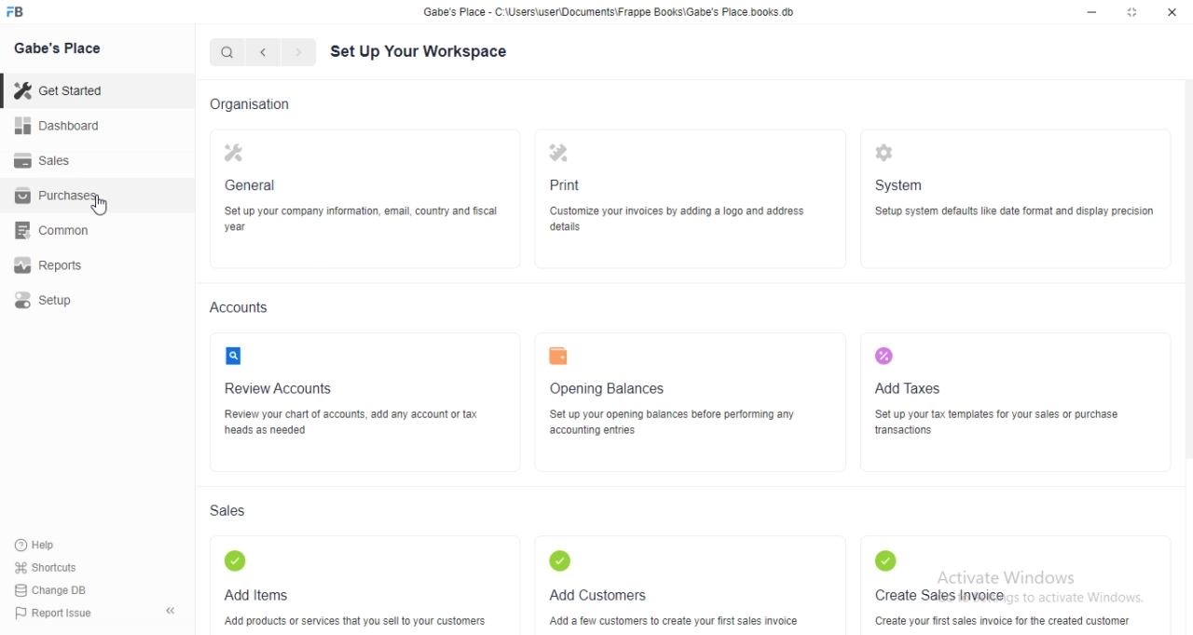 This screenshot has width=1193, height=635. I want to click on Gabe's Place, so click(57, 47).